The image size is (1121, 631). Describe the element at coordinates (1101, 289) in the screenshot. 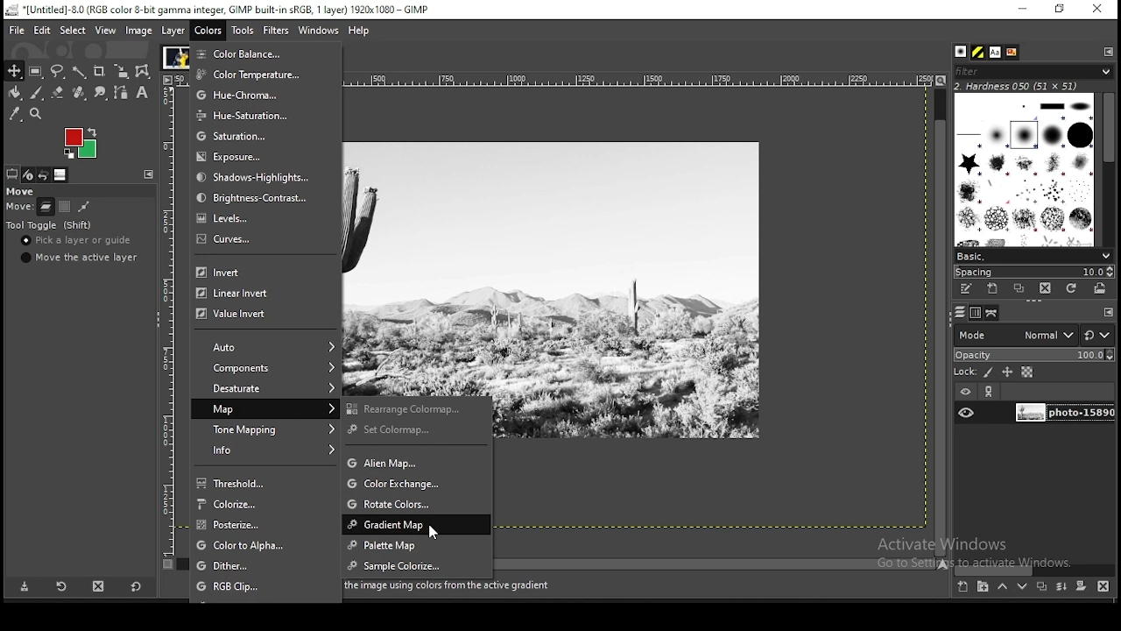

I see `open brush as image` at that location.